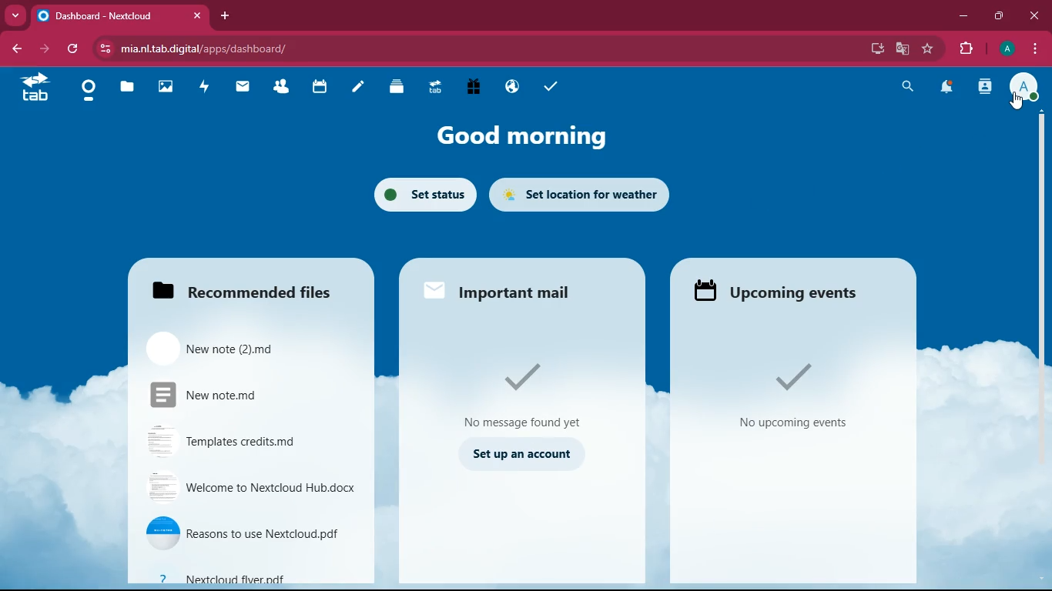  I want to click on New note(2).md, so click(227, 349).